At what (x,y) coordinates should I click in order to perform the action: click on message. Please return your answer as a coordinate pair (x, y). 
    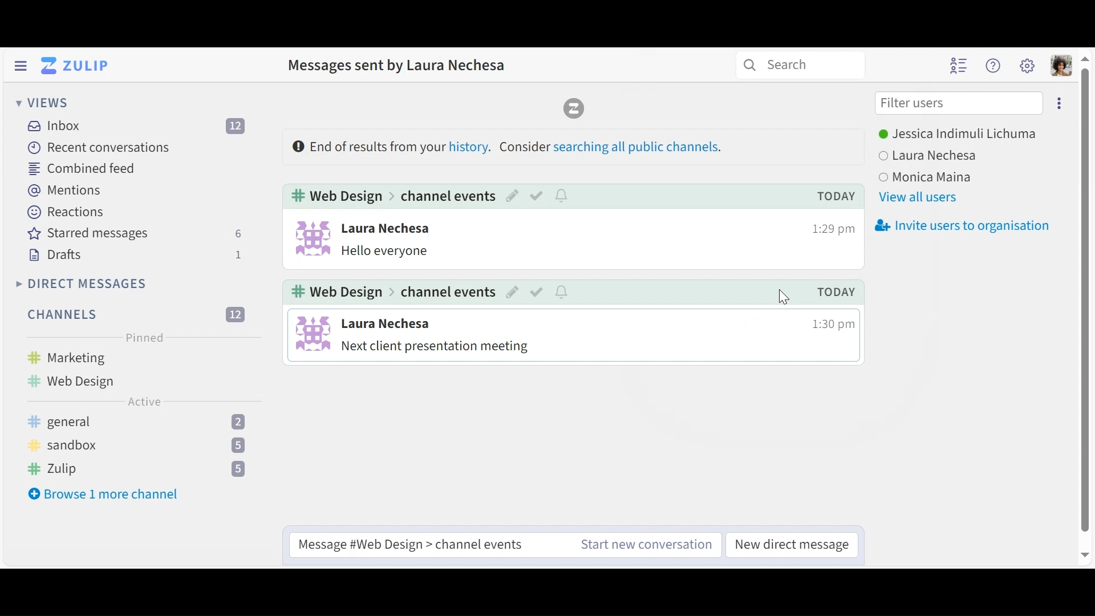
    Looking at the image, I should click on (437, 350).